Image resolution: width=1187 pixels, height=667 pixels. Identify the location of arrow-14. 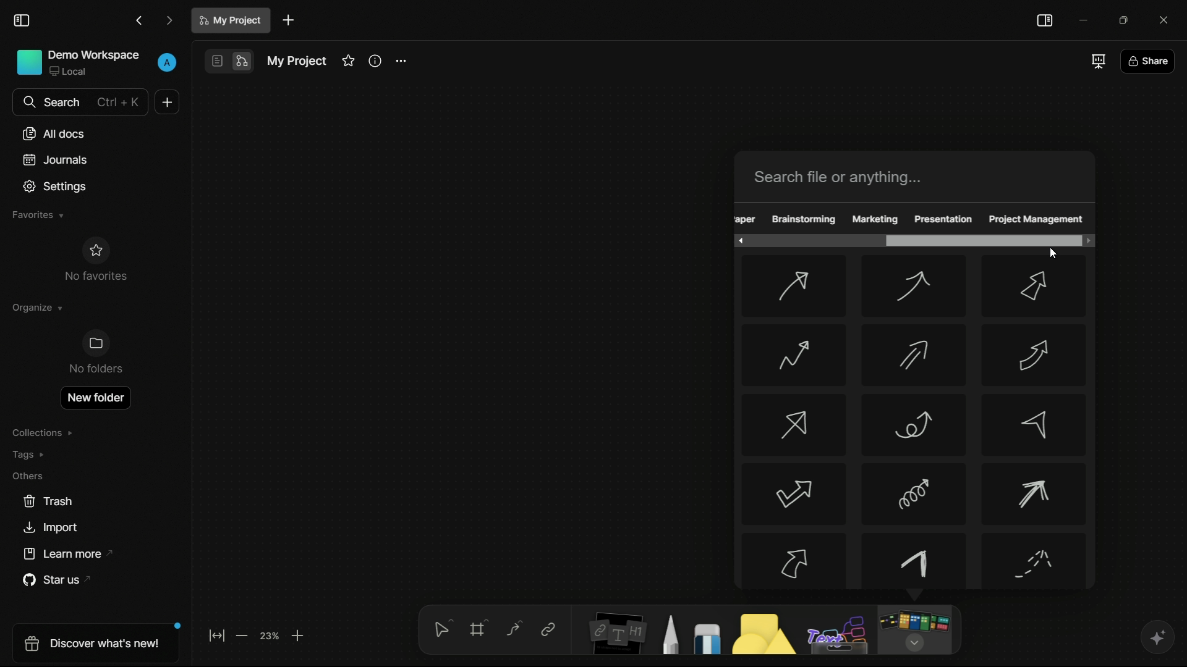
(915, 561).